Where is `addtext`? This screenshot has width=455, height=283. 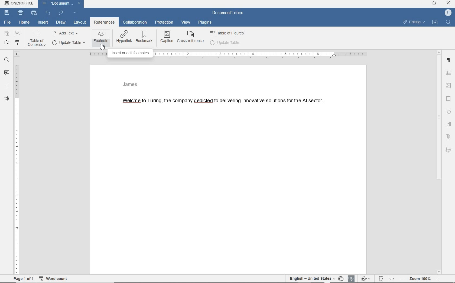
addtext is located at coordinates (66, 33).